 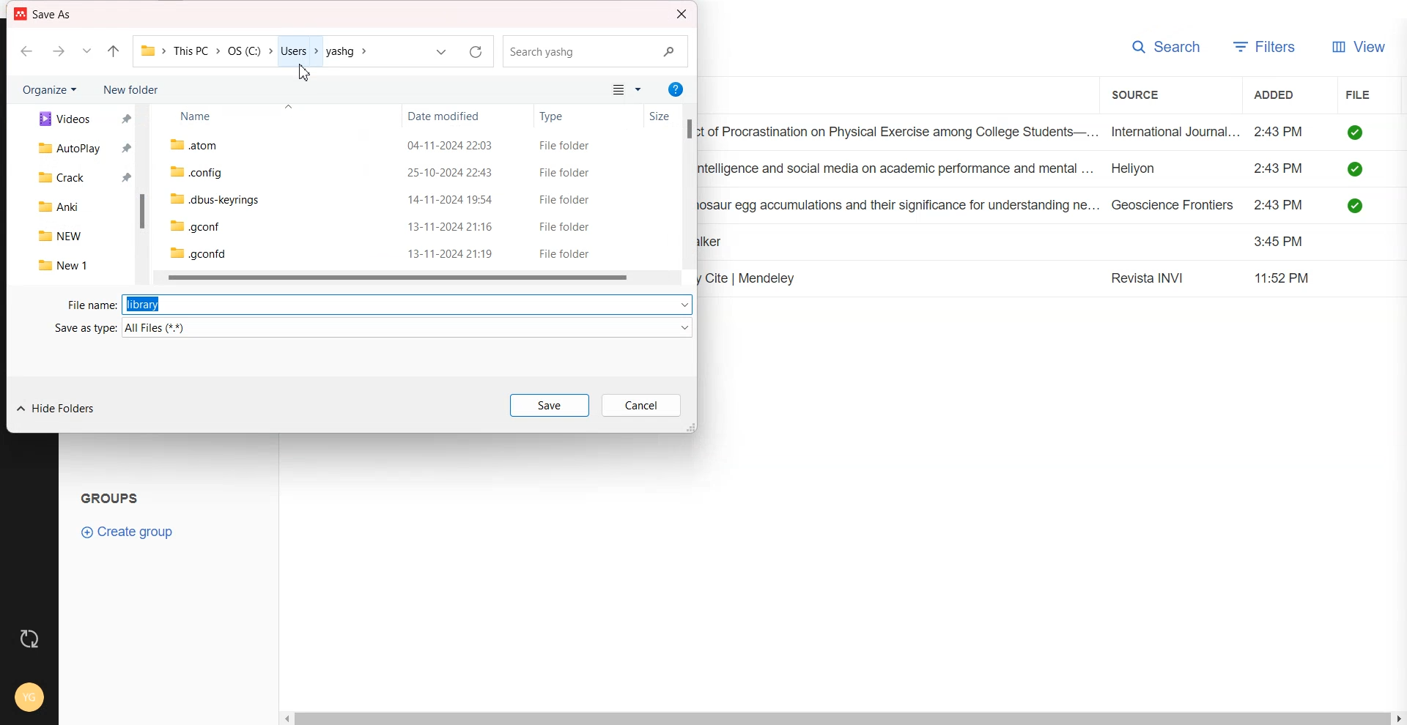 What do you see at coordinates (83, 207) in the screenshot?
I see `Anki` at bounding box center [83, 207].